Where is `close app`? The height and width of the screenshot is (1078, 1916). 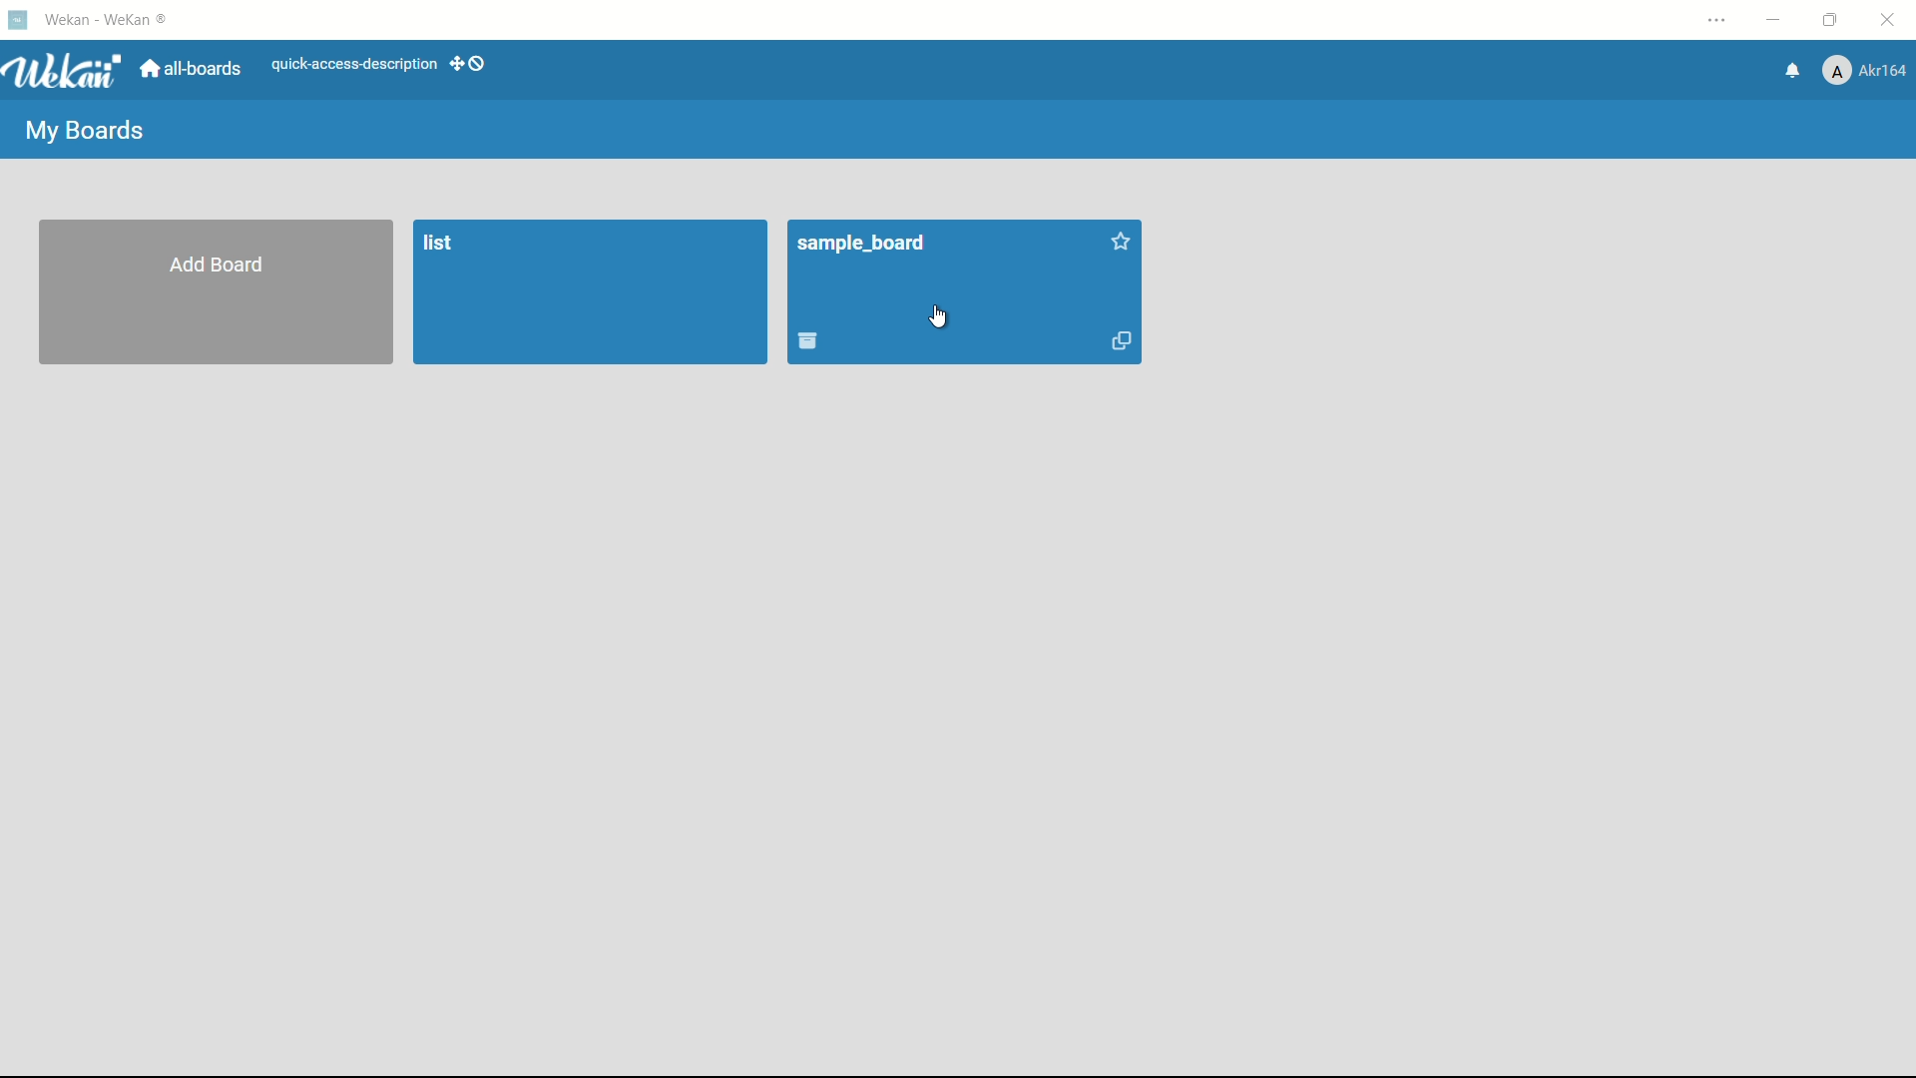 close app is located at coordinates (1890, 20).